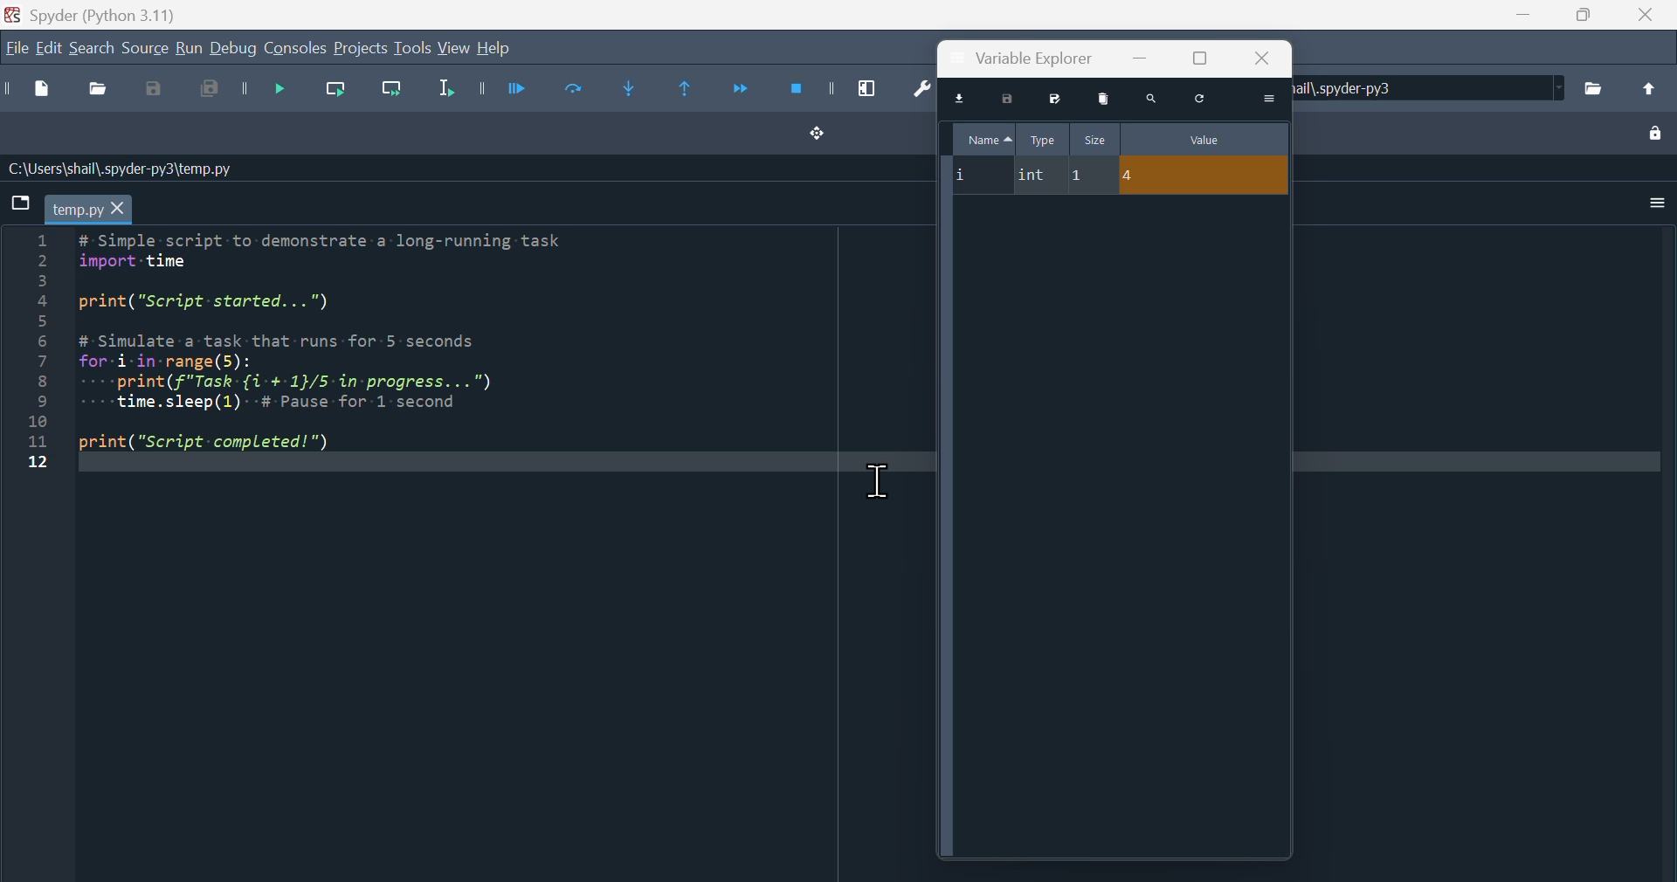 Image resolution: width=1677 pixels, height=882 pixels. I want to click on save data, so click(1009, 99).